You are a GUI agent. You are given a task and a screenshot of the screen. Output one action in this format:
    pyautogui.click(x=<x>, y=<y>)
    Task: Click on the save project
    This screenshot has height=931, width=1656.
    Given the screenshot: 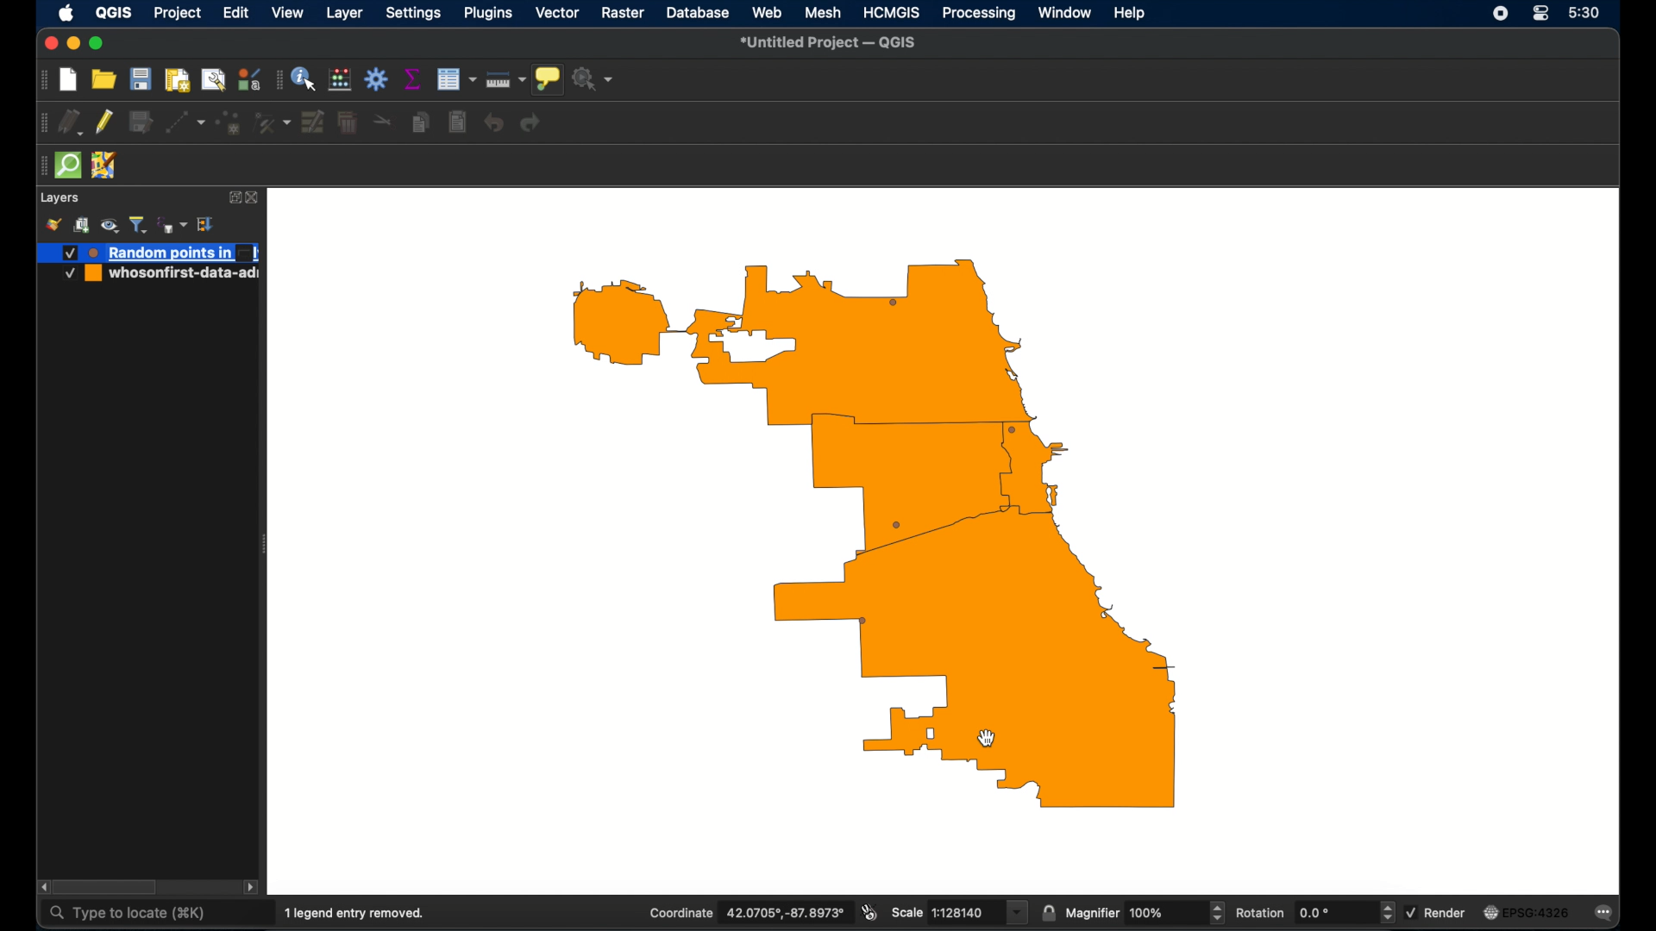 What is the action you would take?
    pyautogui.click(x=141, y=79)
    